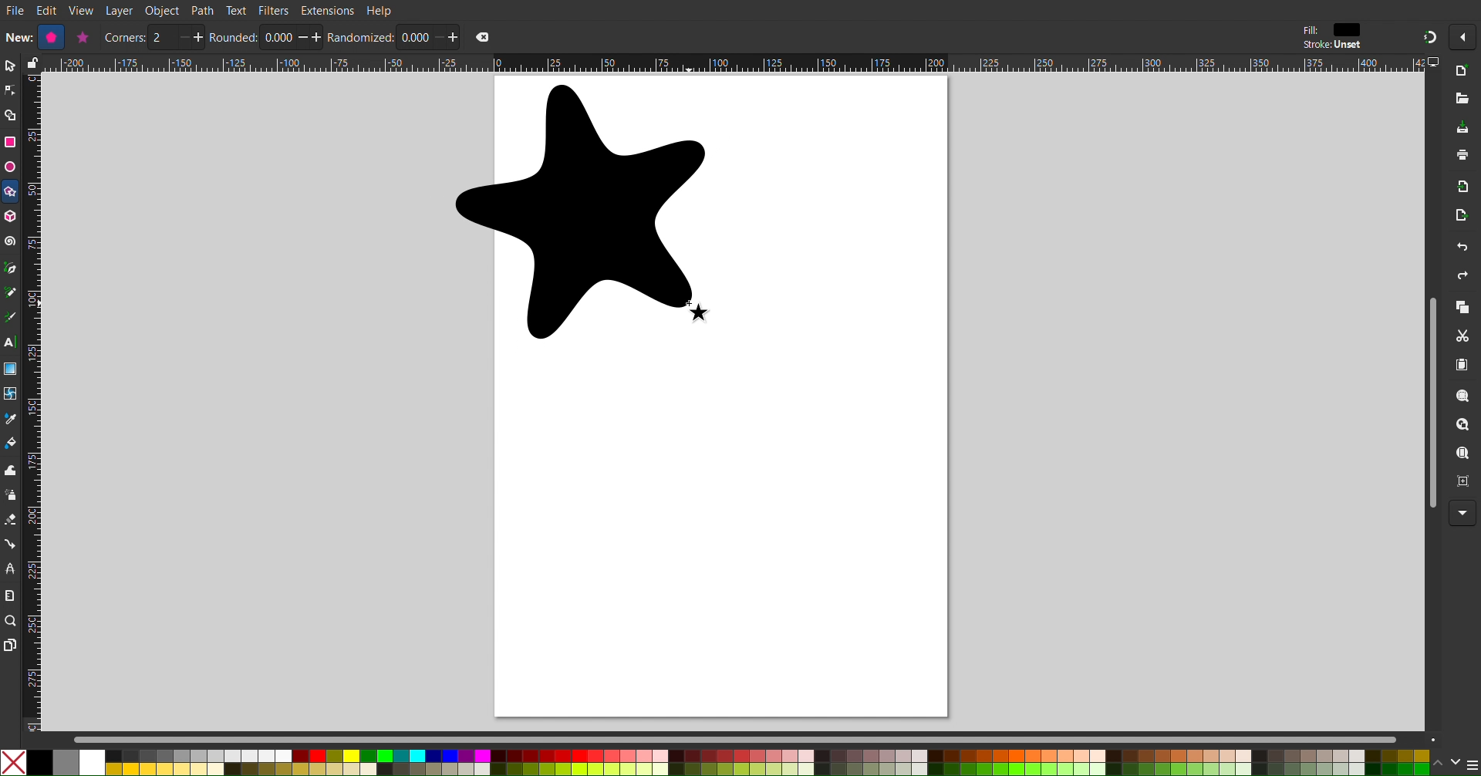  Describe the element at coordinates (11, 470) in the screenshot. I see `Tweak Tool` at that location.